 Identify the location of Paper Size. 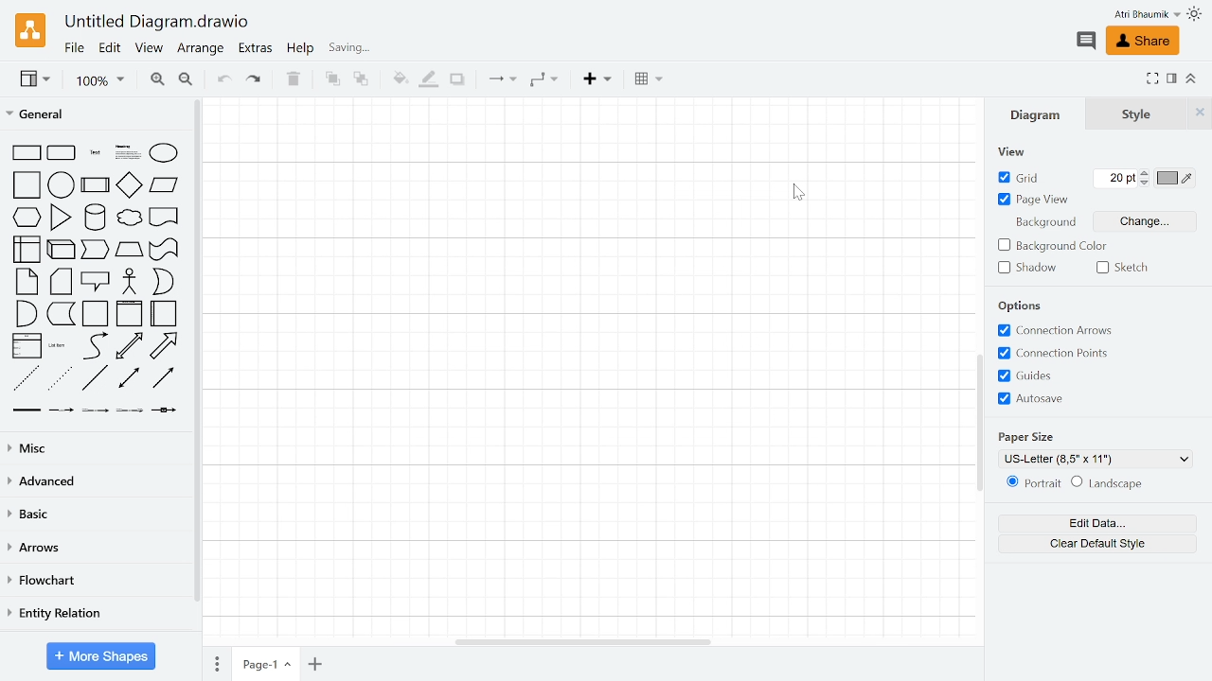
(1026, 436).